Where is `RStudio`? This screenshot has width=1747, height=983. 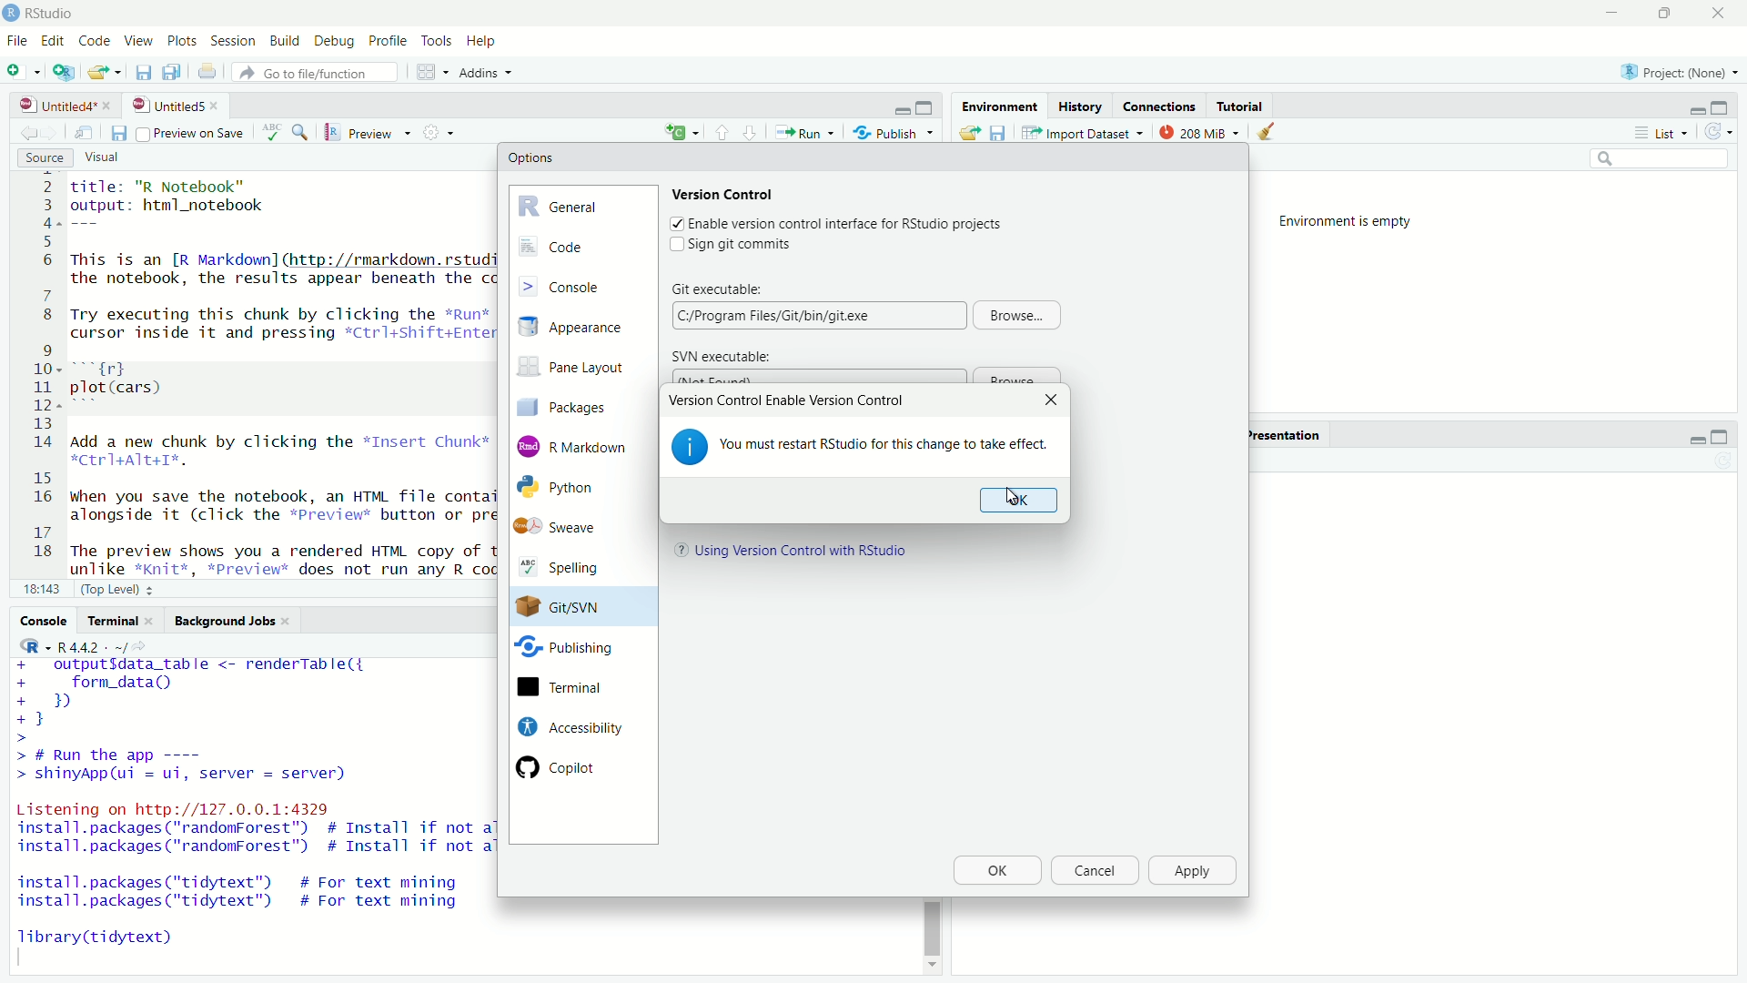
RStudio is located at coordinates (53, 14).